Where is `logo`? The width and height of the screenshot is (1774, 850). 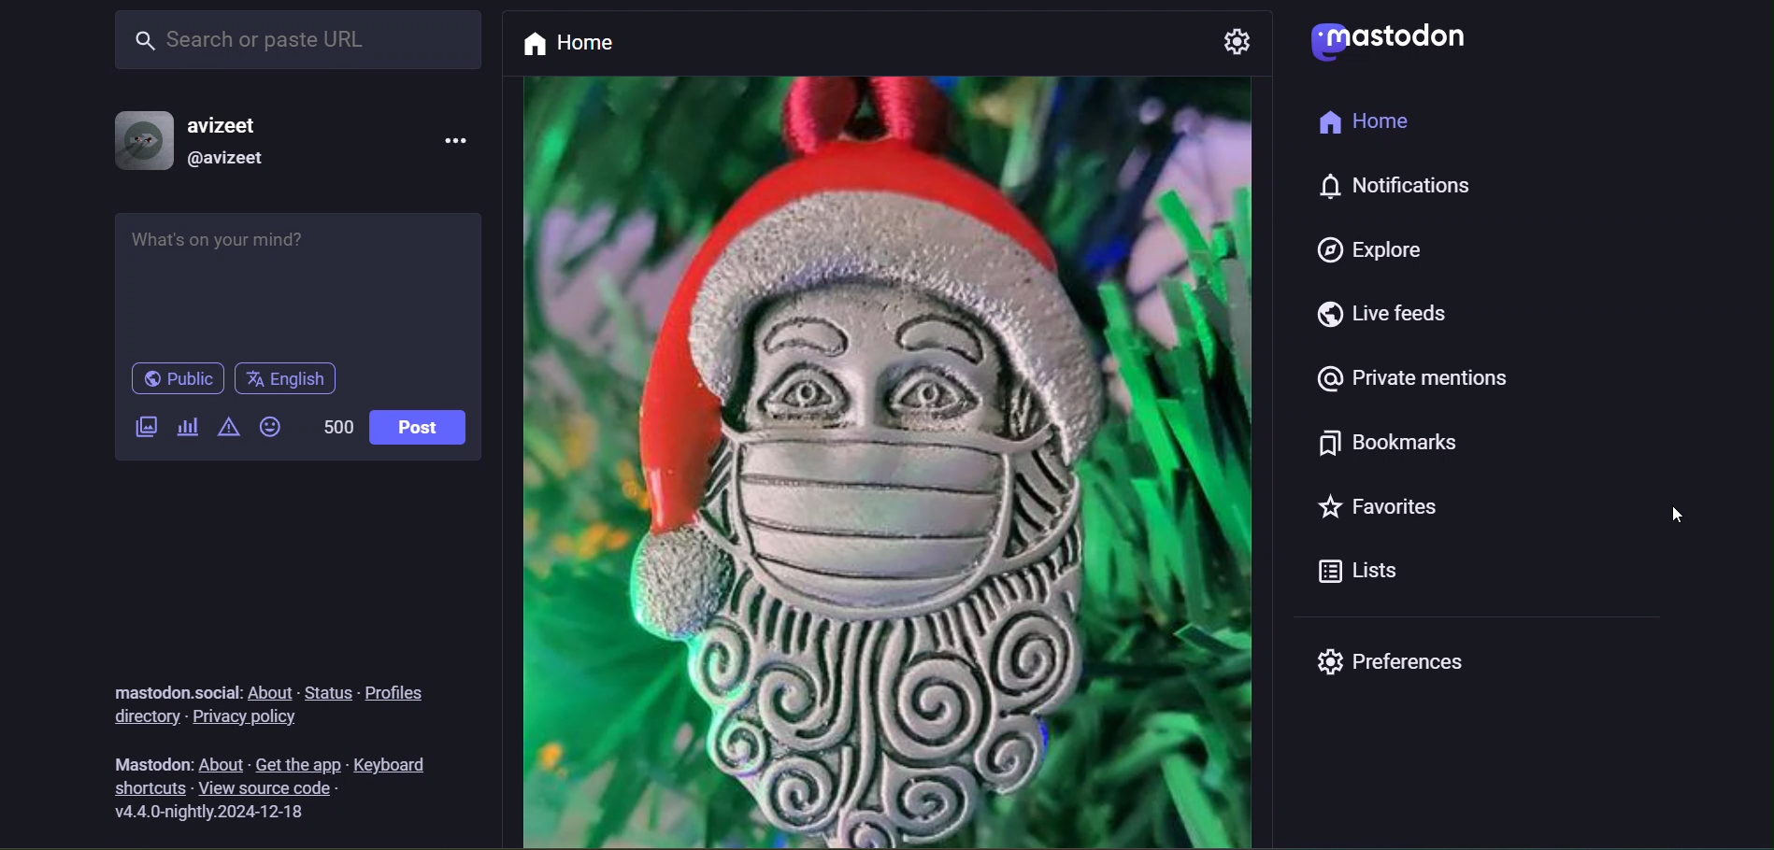
logo is located at coordinates (1386, 41).